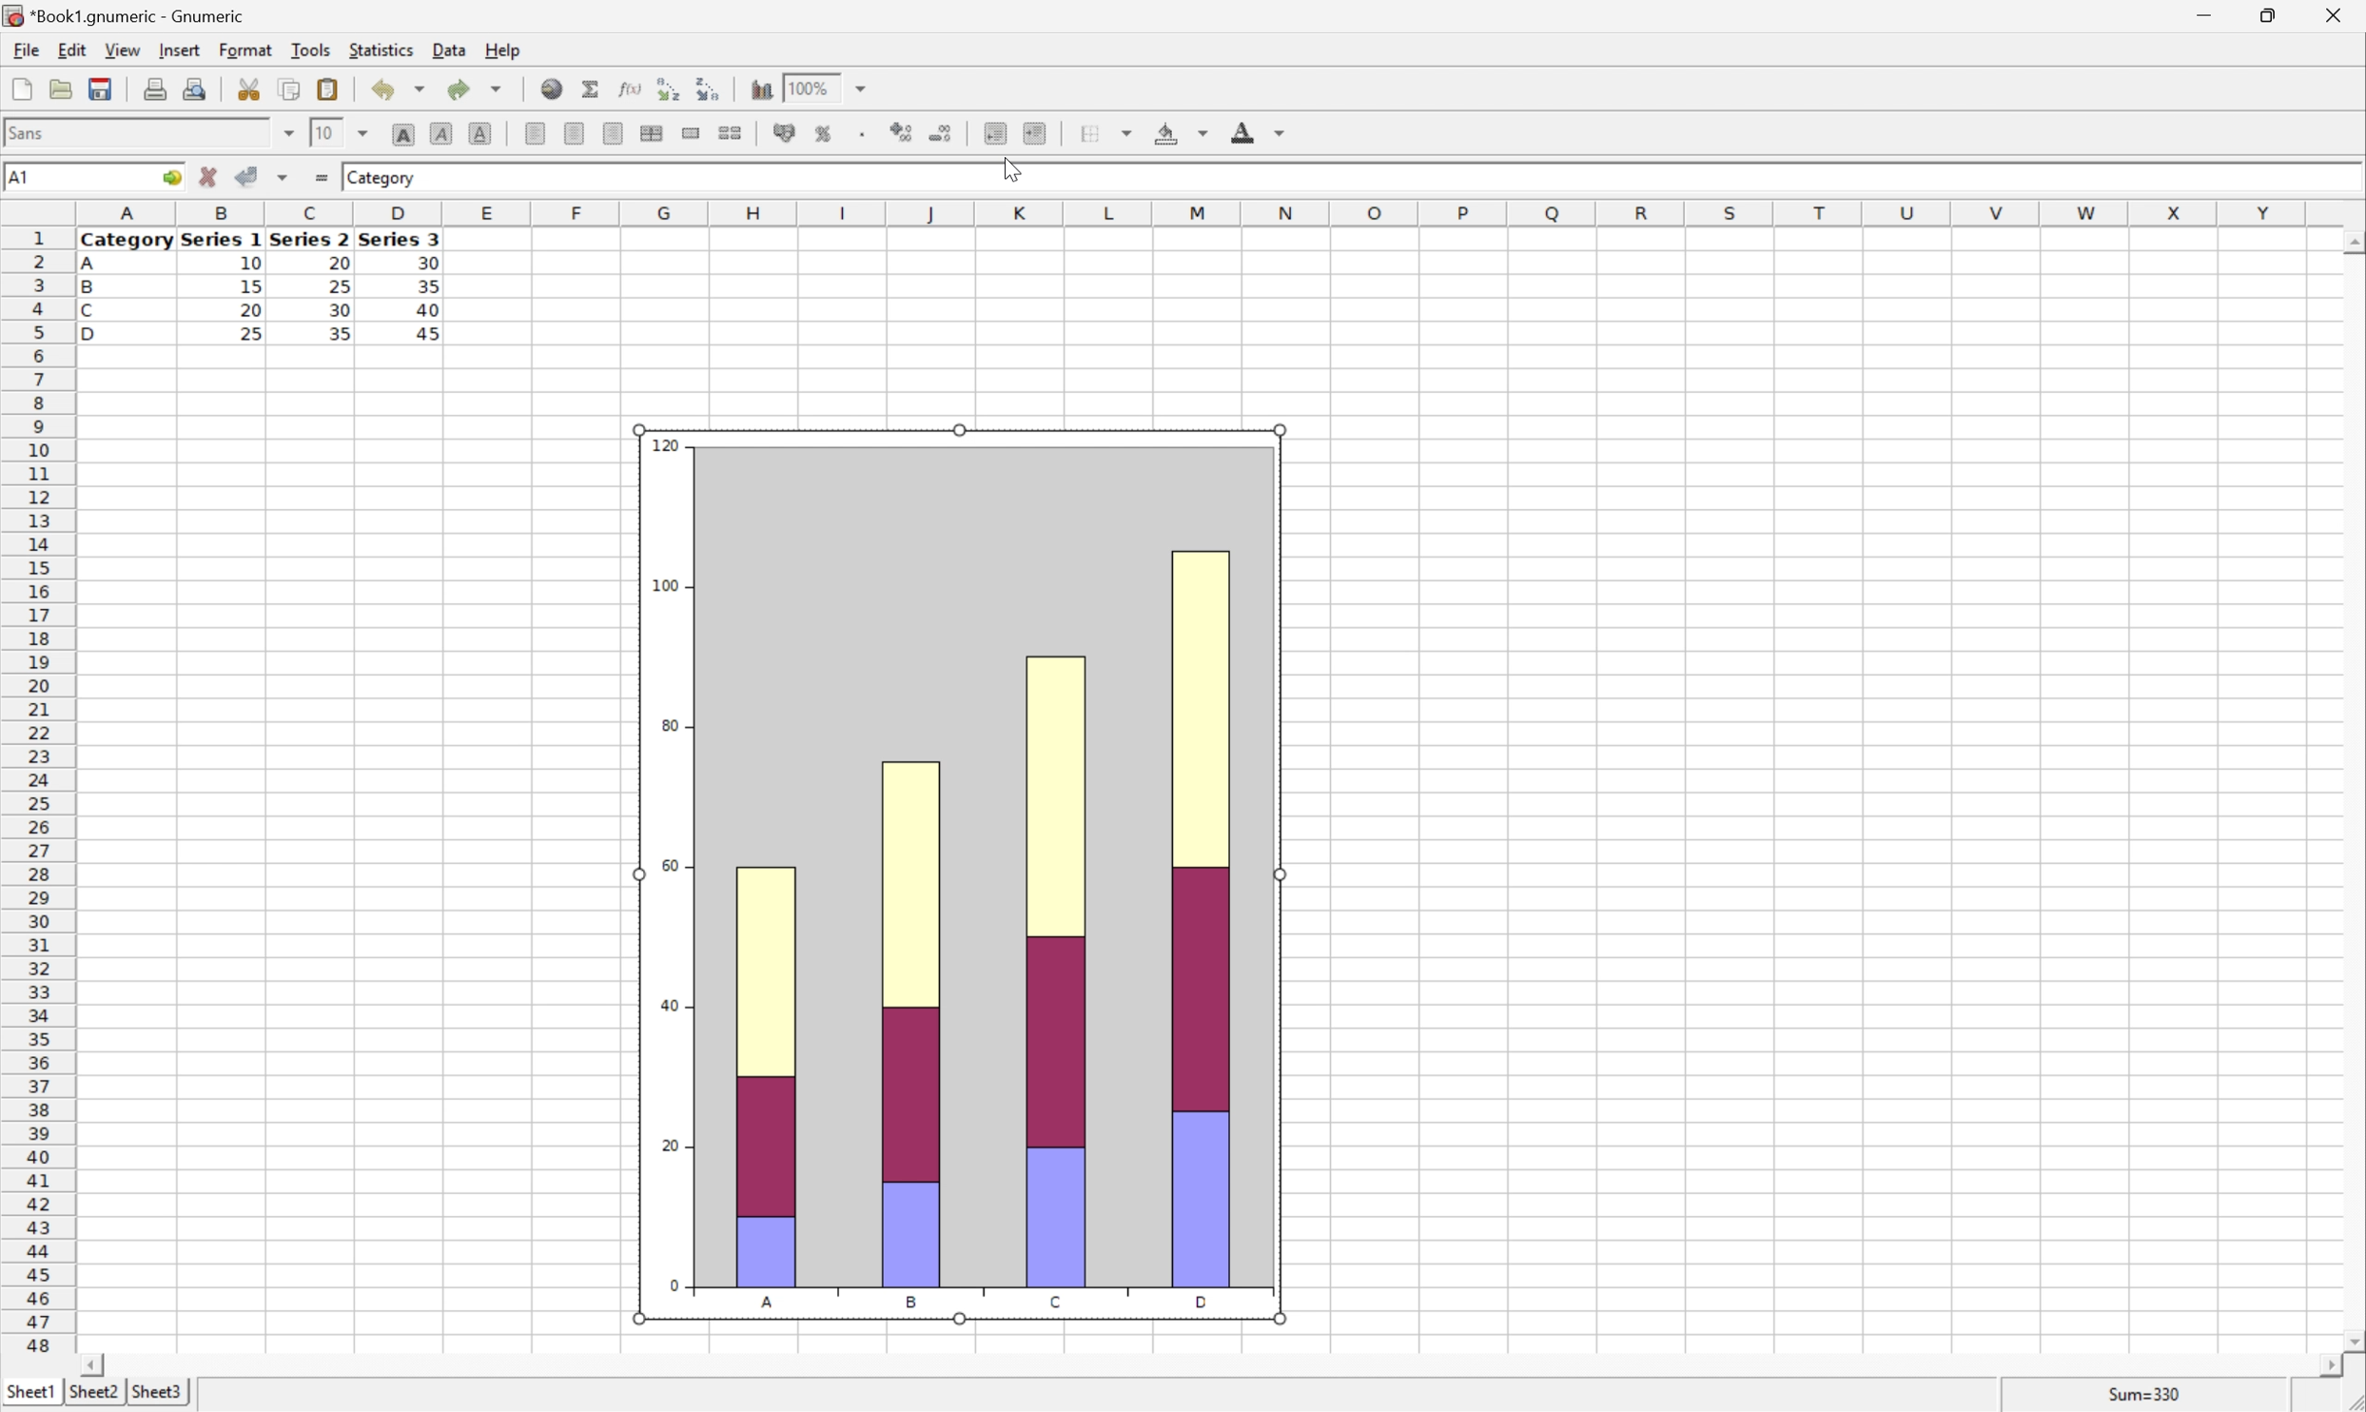 The width and height of the screenshot is (2366, 1412). I want to click on Borders, so click(1111, 131).